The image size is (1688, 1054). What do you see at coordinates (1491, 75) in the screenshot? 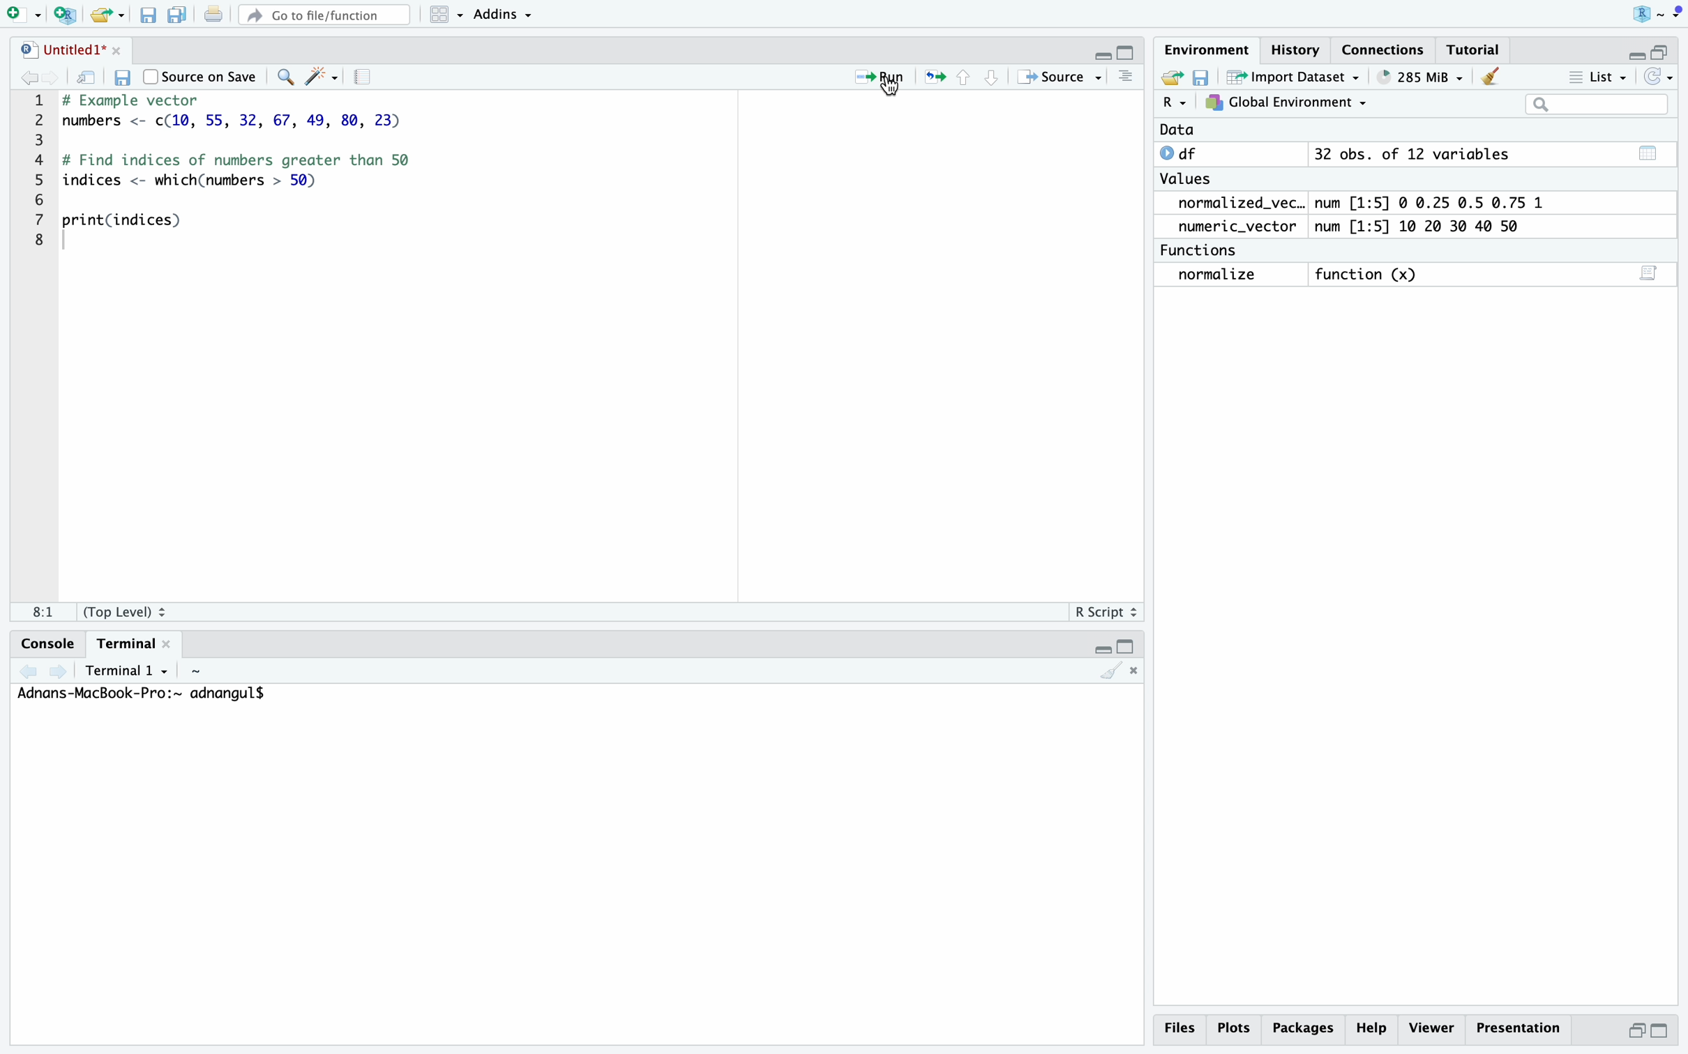
I see `CLEAN UP` at bounding box center [1491, 75].